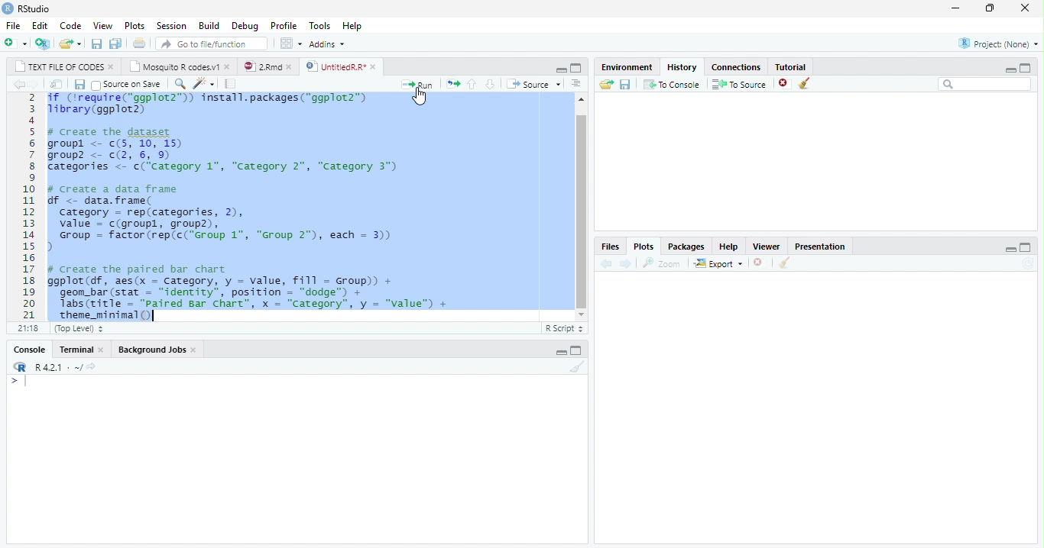 This screenshot has height=548, width=1044. Describe the element at coordinates (265, 207) in the screenshot. I see `if (treguire(“ggplot2™)) install.packages("ggplot2™)Tibrary(ggplot2)# Create the datasetgroupl <- c(5, 10, 15)group? <- c(2, 6, 9)Categories <- c(‘Category 1", “Category 2", “Category 3")# Create a data framedf <- data. frame(category = rep(categories, 2),value = c(groupl, group2),Group = factor (rep(c("Group 1", “Group 2°), each = 3))># Create the paired bar chartggplot (df, aes(x = Category, y = value, fill = Group) +geom_bar (stat = “identity”, position = "dodge™) +Tabs (title = "Paired Bar Chart”, x = “Category”, y = “value") +theme_minimal()` at that location.